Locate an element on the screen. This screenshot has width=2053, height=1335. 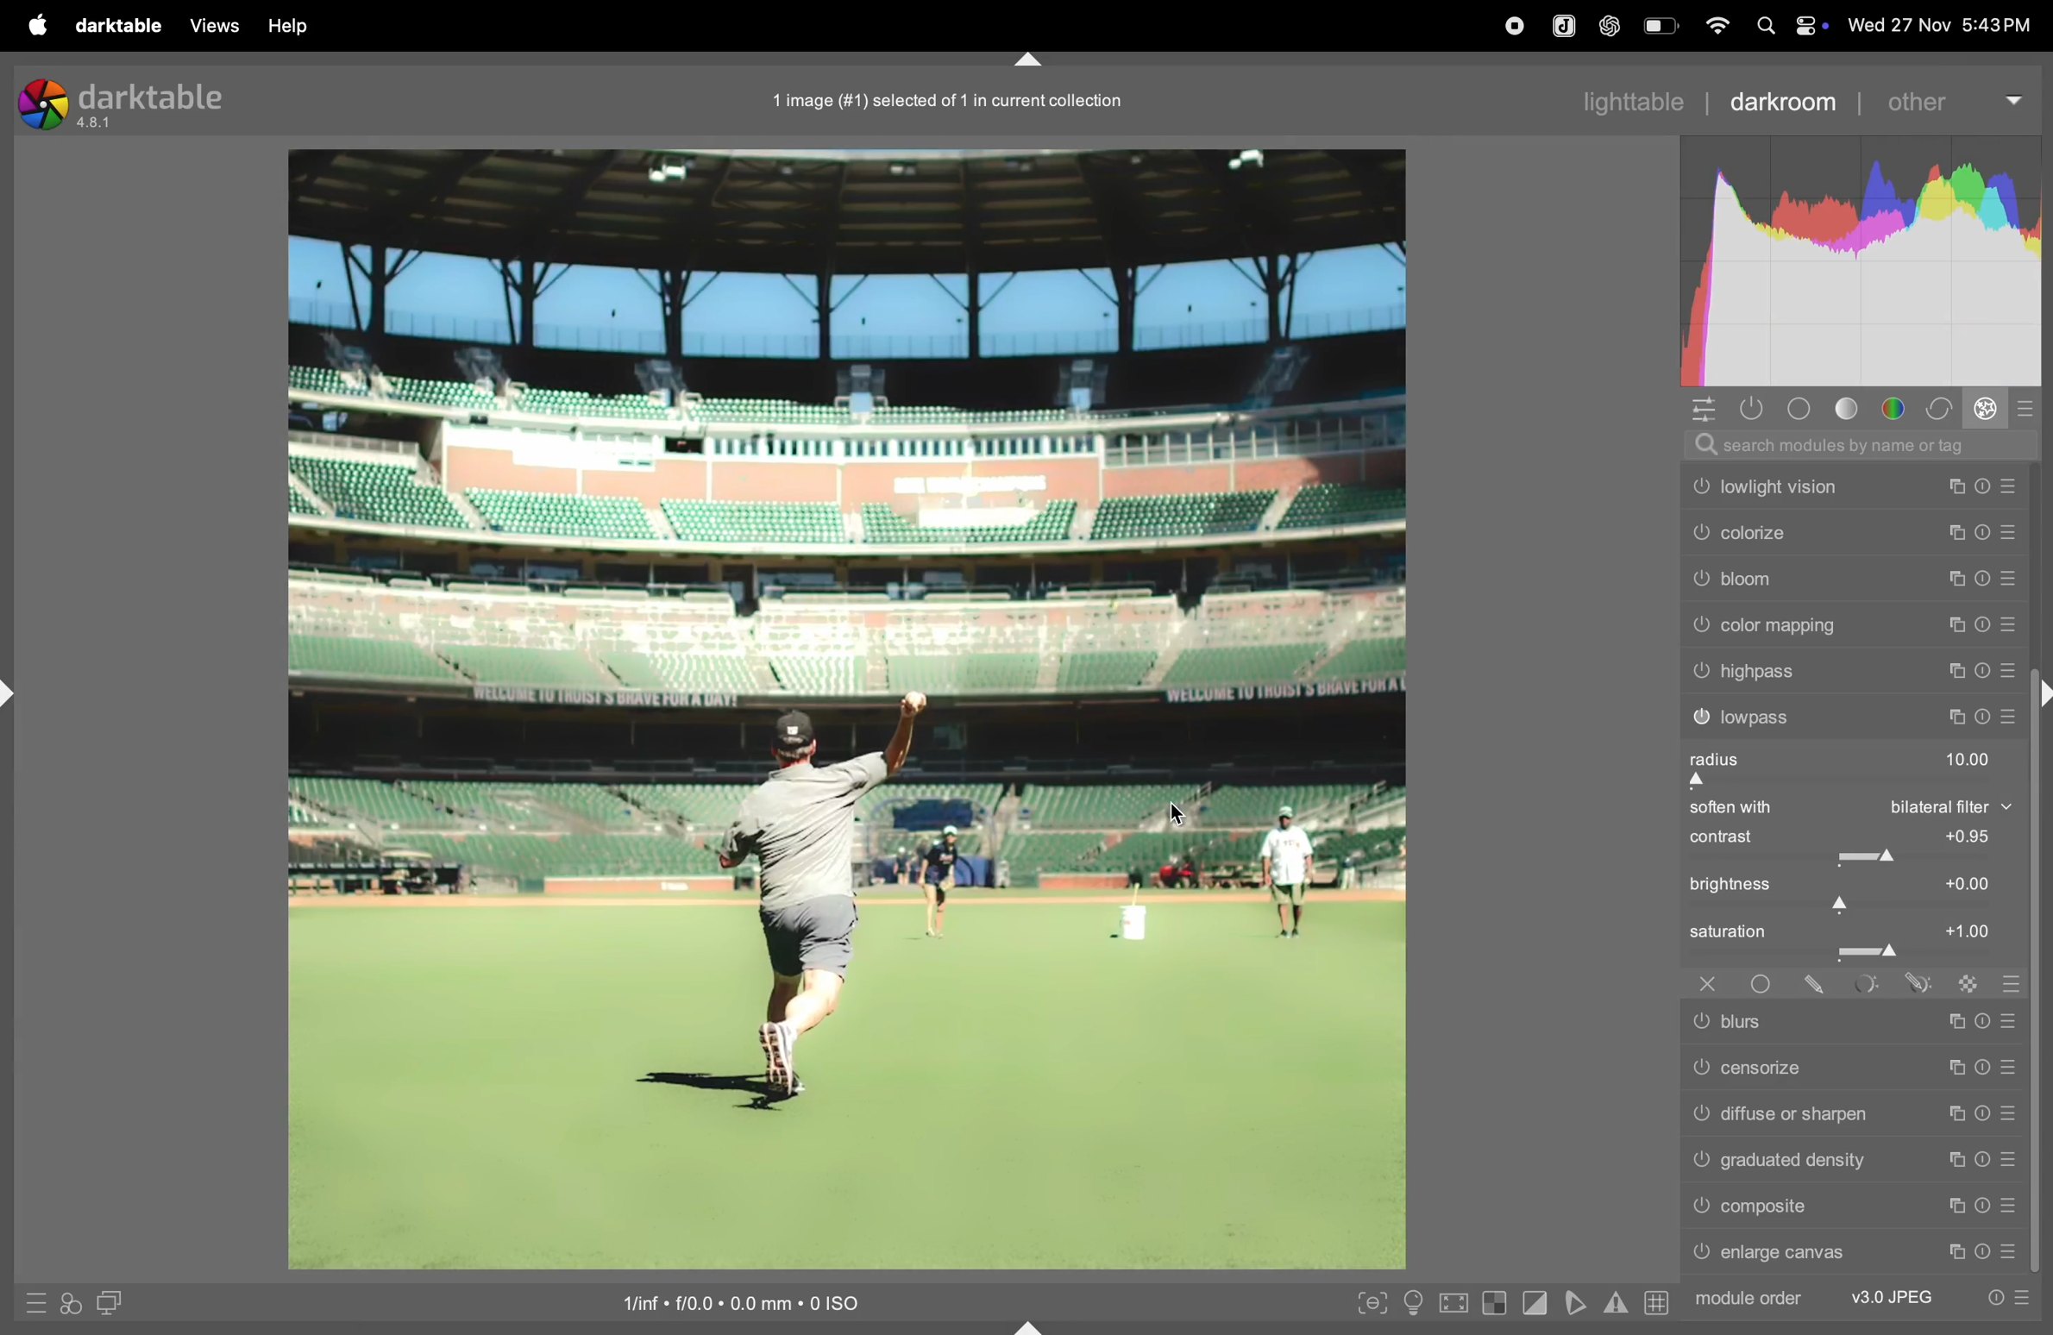
colorize is located at coordinates (1850, 536).